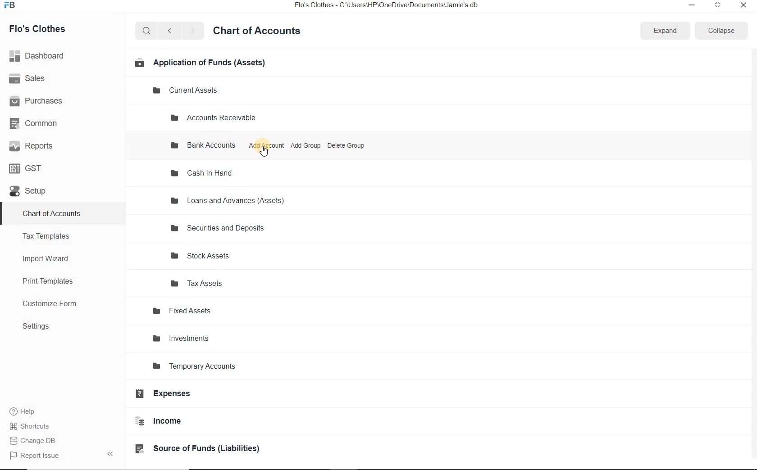 Image resolution: width=757 pixels, height=470 pixels. Describe the element at coordinates (191, 340) in the screenshot. I see `Investments` at that location.